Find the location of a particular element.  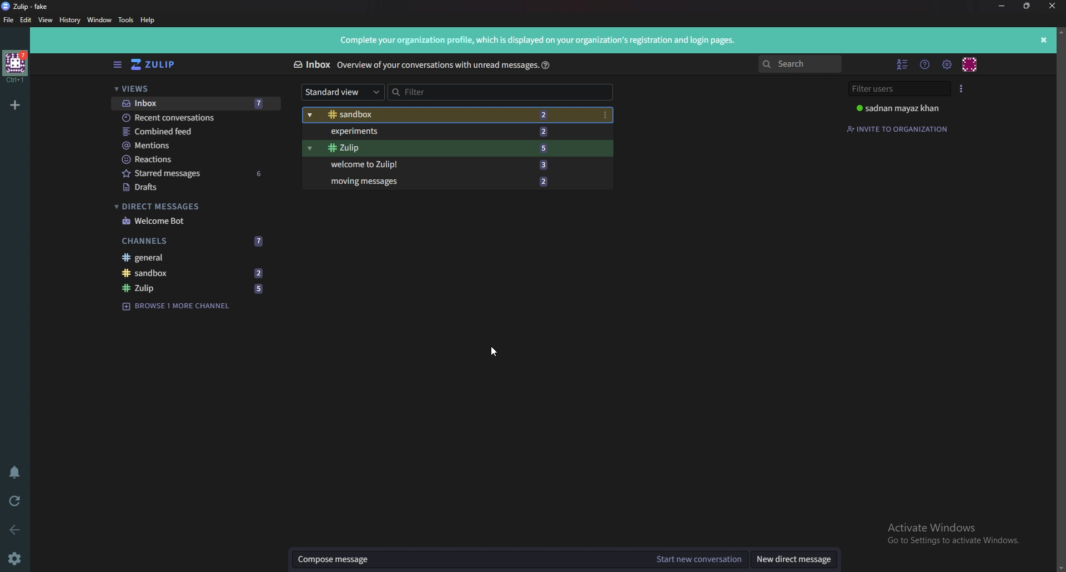

Help menu is located at coordinates (925, 64).